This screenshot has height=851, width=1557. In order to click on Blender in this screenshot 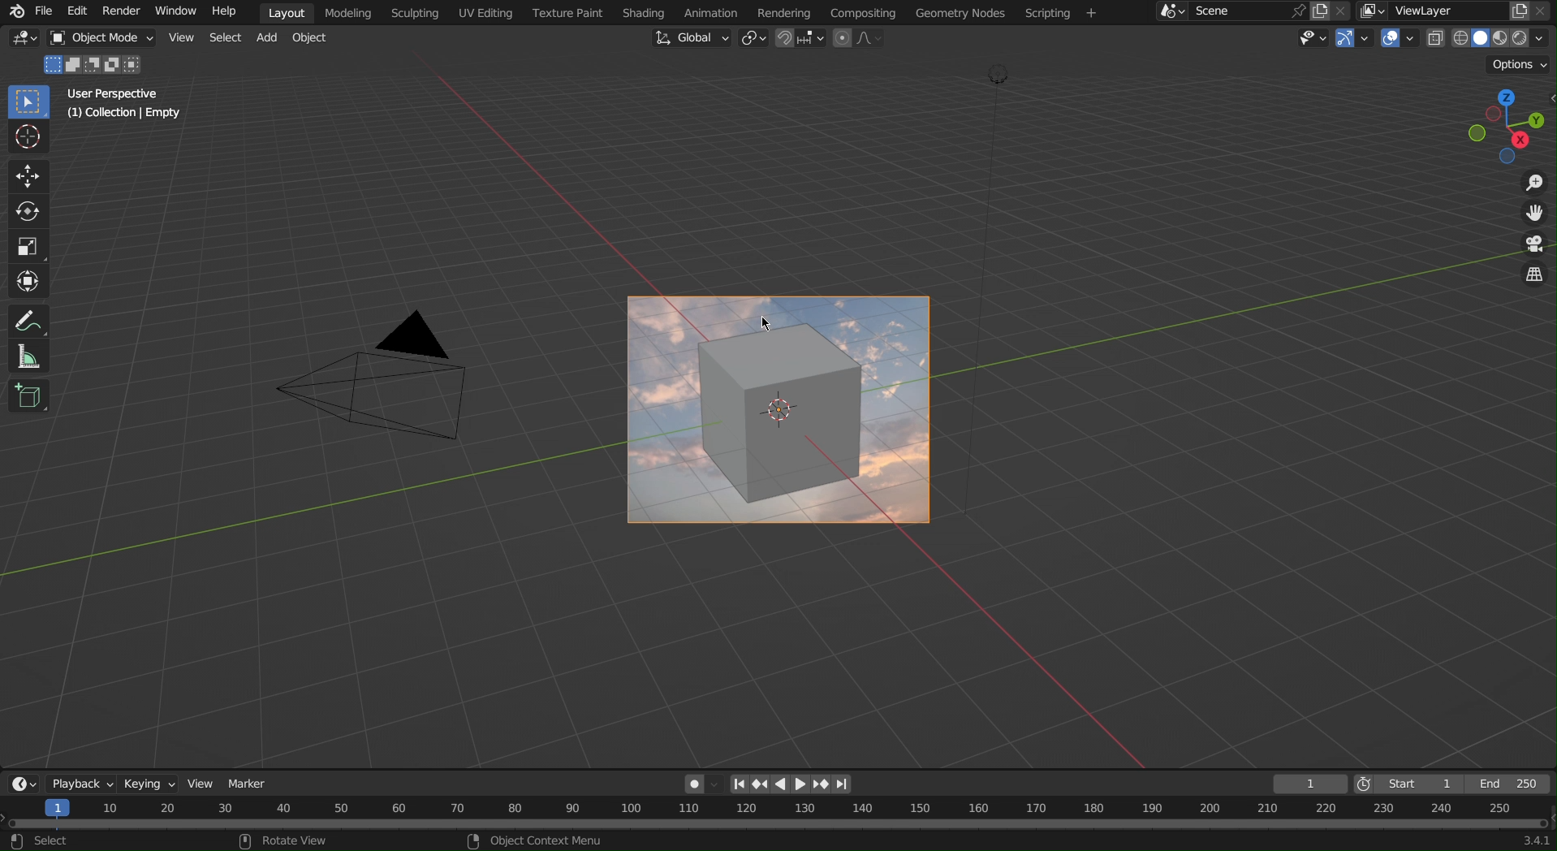, I will do `click(13, 11)`.